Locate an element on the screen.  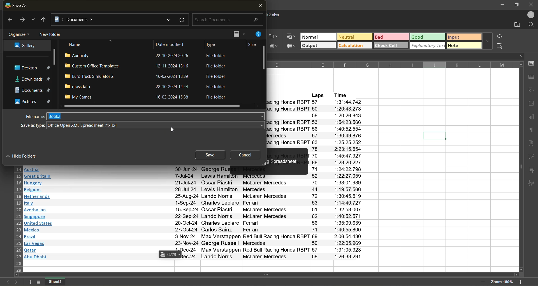
find is located at coordinates (532, 25).